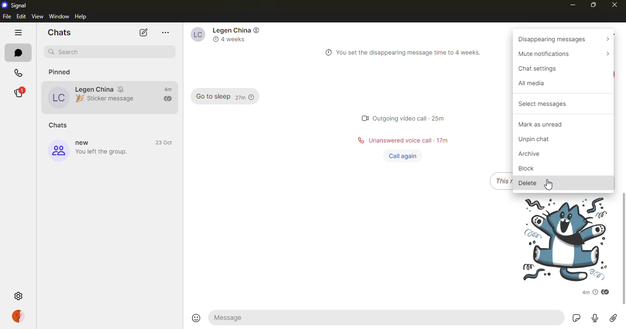 This screenshot has height=329, width=626. I want to click on file, so click(7, 16).